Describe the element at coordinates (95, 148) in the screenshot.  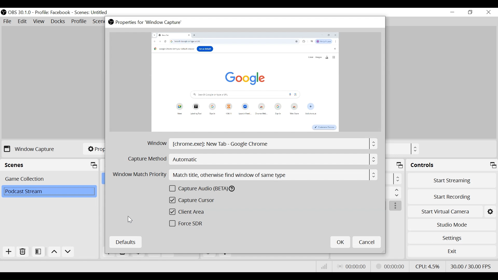
I see `Prop` at that location.